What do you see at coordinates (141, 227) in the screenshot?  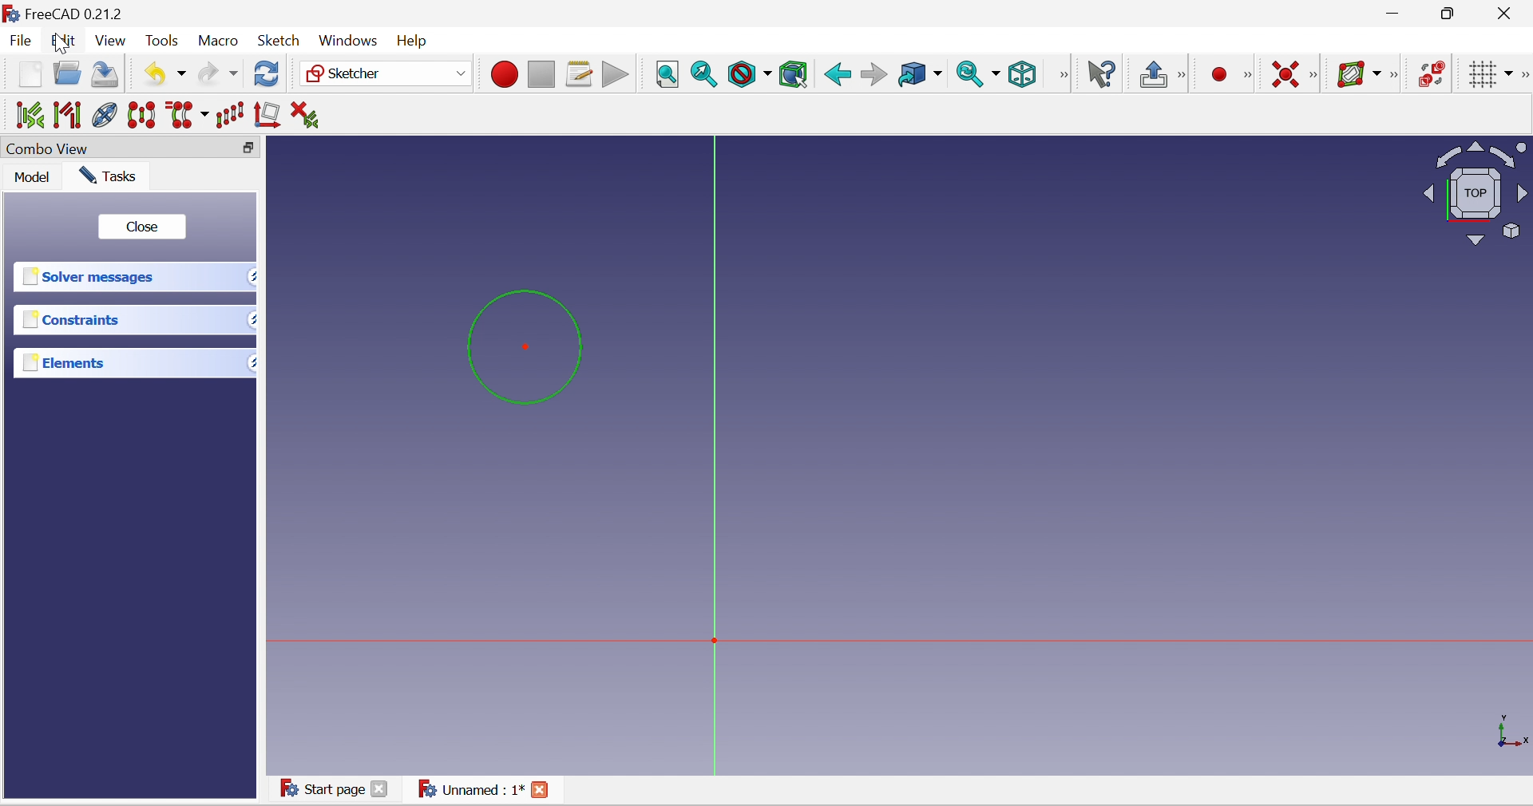 I see `close` at bounding box center [141, 227].